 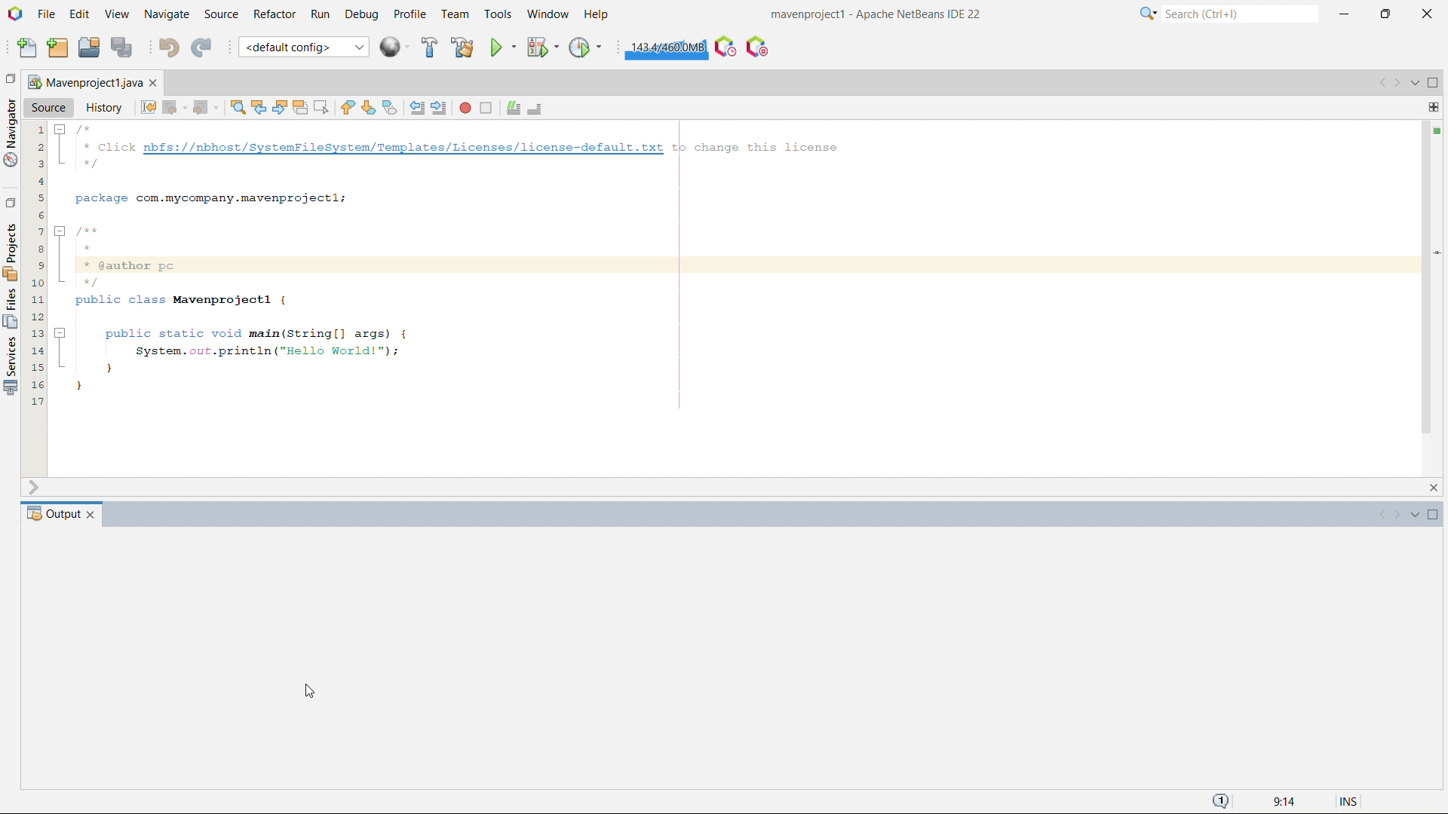 What do you see at coordinates (259, 108) in the screenshot?
I see `find previous occurance` at bounding box center [259, 108].